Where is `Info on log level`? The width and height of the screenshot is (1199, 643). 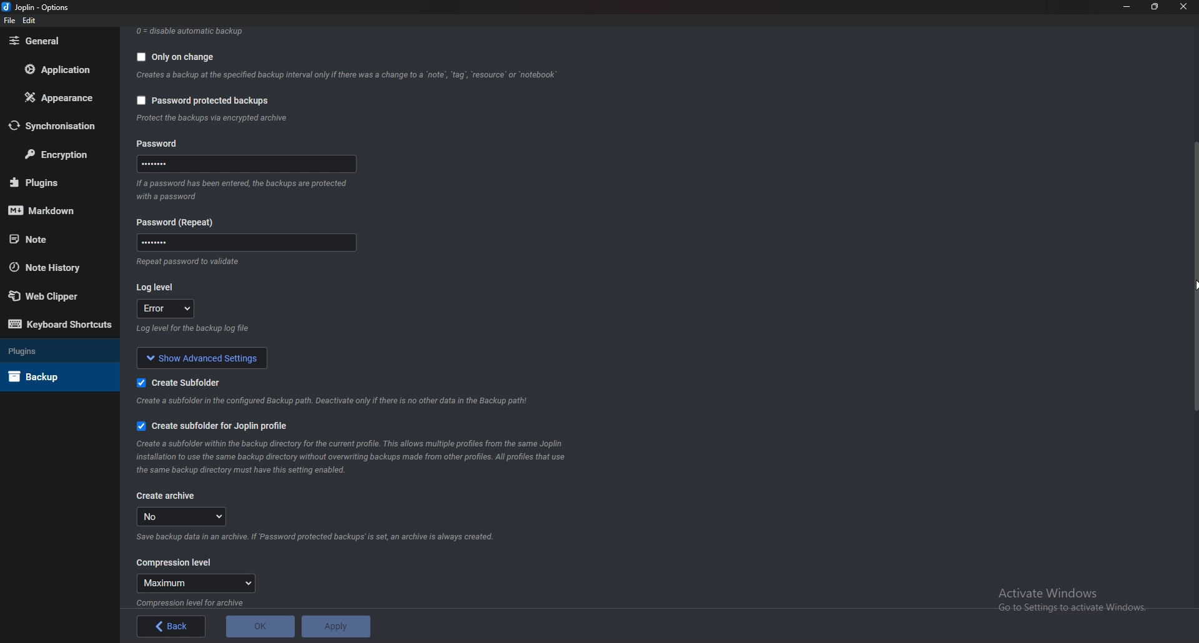
Info on log level is located at coordinates (194, 328).